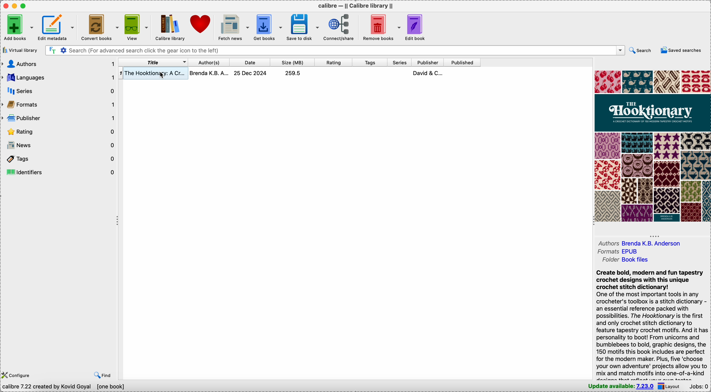 The image size is (711, 392). What do you see at coordinates (335, 50) in the screenshot?
I see `search bar` at bounding box center [335, 50].